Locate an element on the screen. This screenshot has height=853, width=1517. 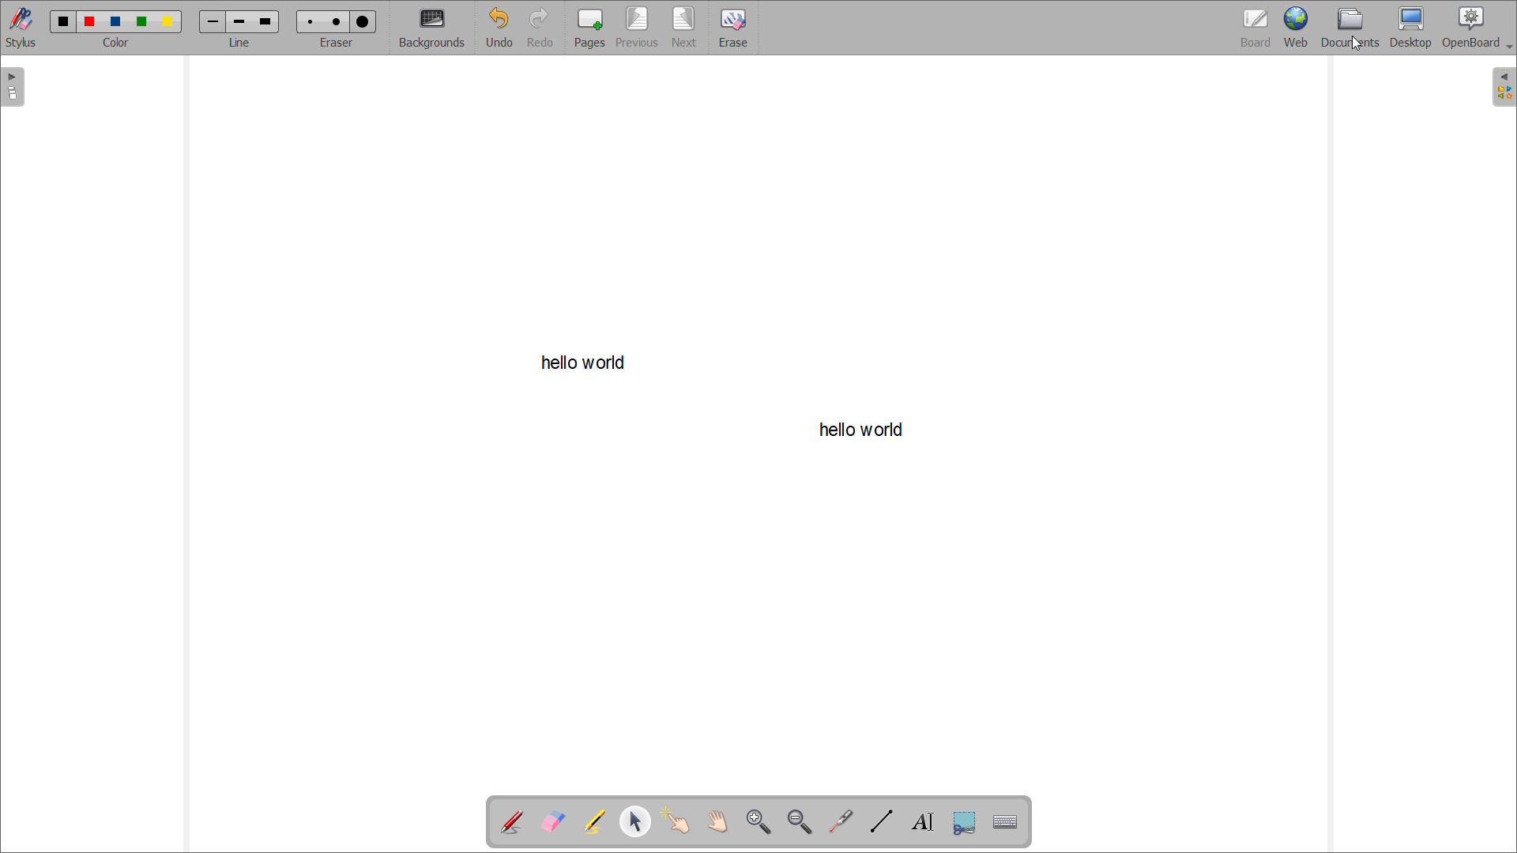
erase is located at coordinates (731, 26).